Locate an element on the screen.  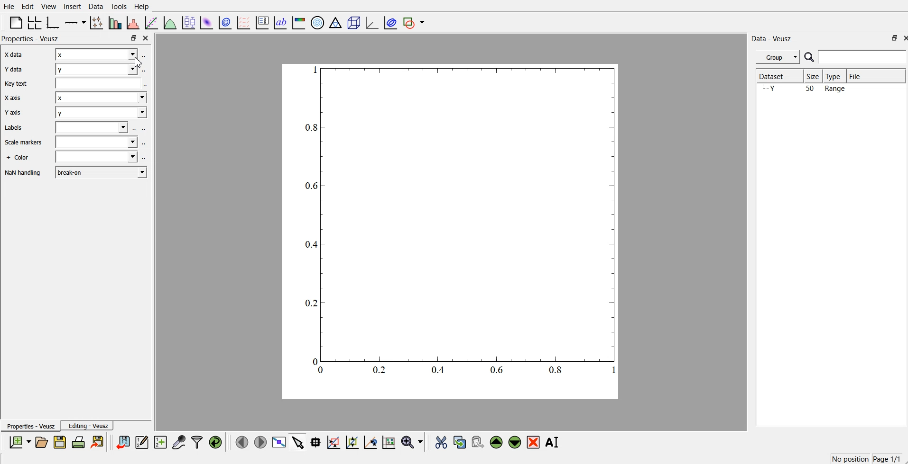
plot 2d datasets as image is located at coordinates (207, 21).